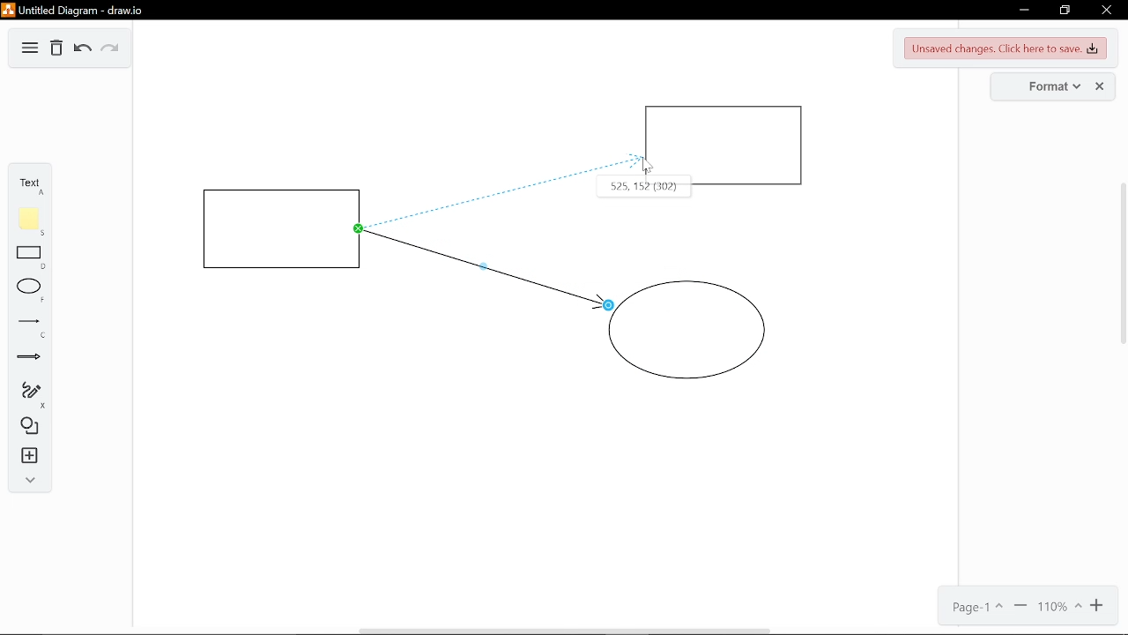 The width and height of the screenshot is (1128, 635). What do you see at coordinates (647, 166) in the screenshot?
I see `Pointer` at bounding box center [647, 166].